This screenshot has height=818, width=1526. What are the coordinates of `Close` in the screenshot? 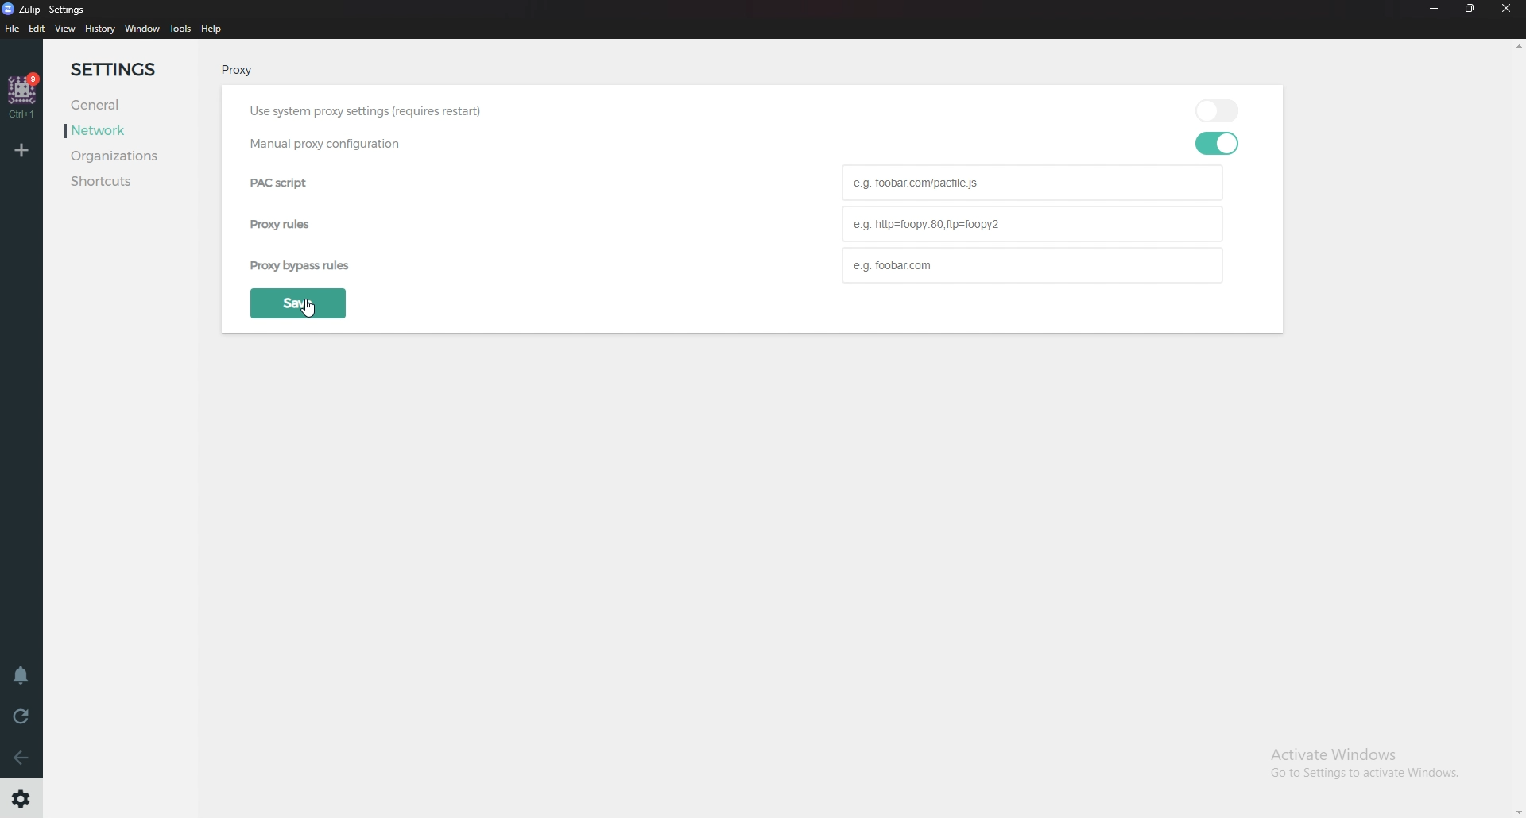 It's located at (1509, 14).